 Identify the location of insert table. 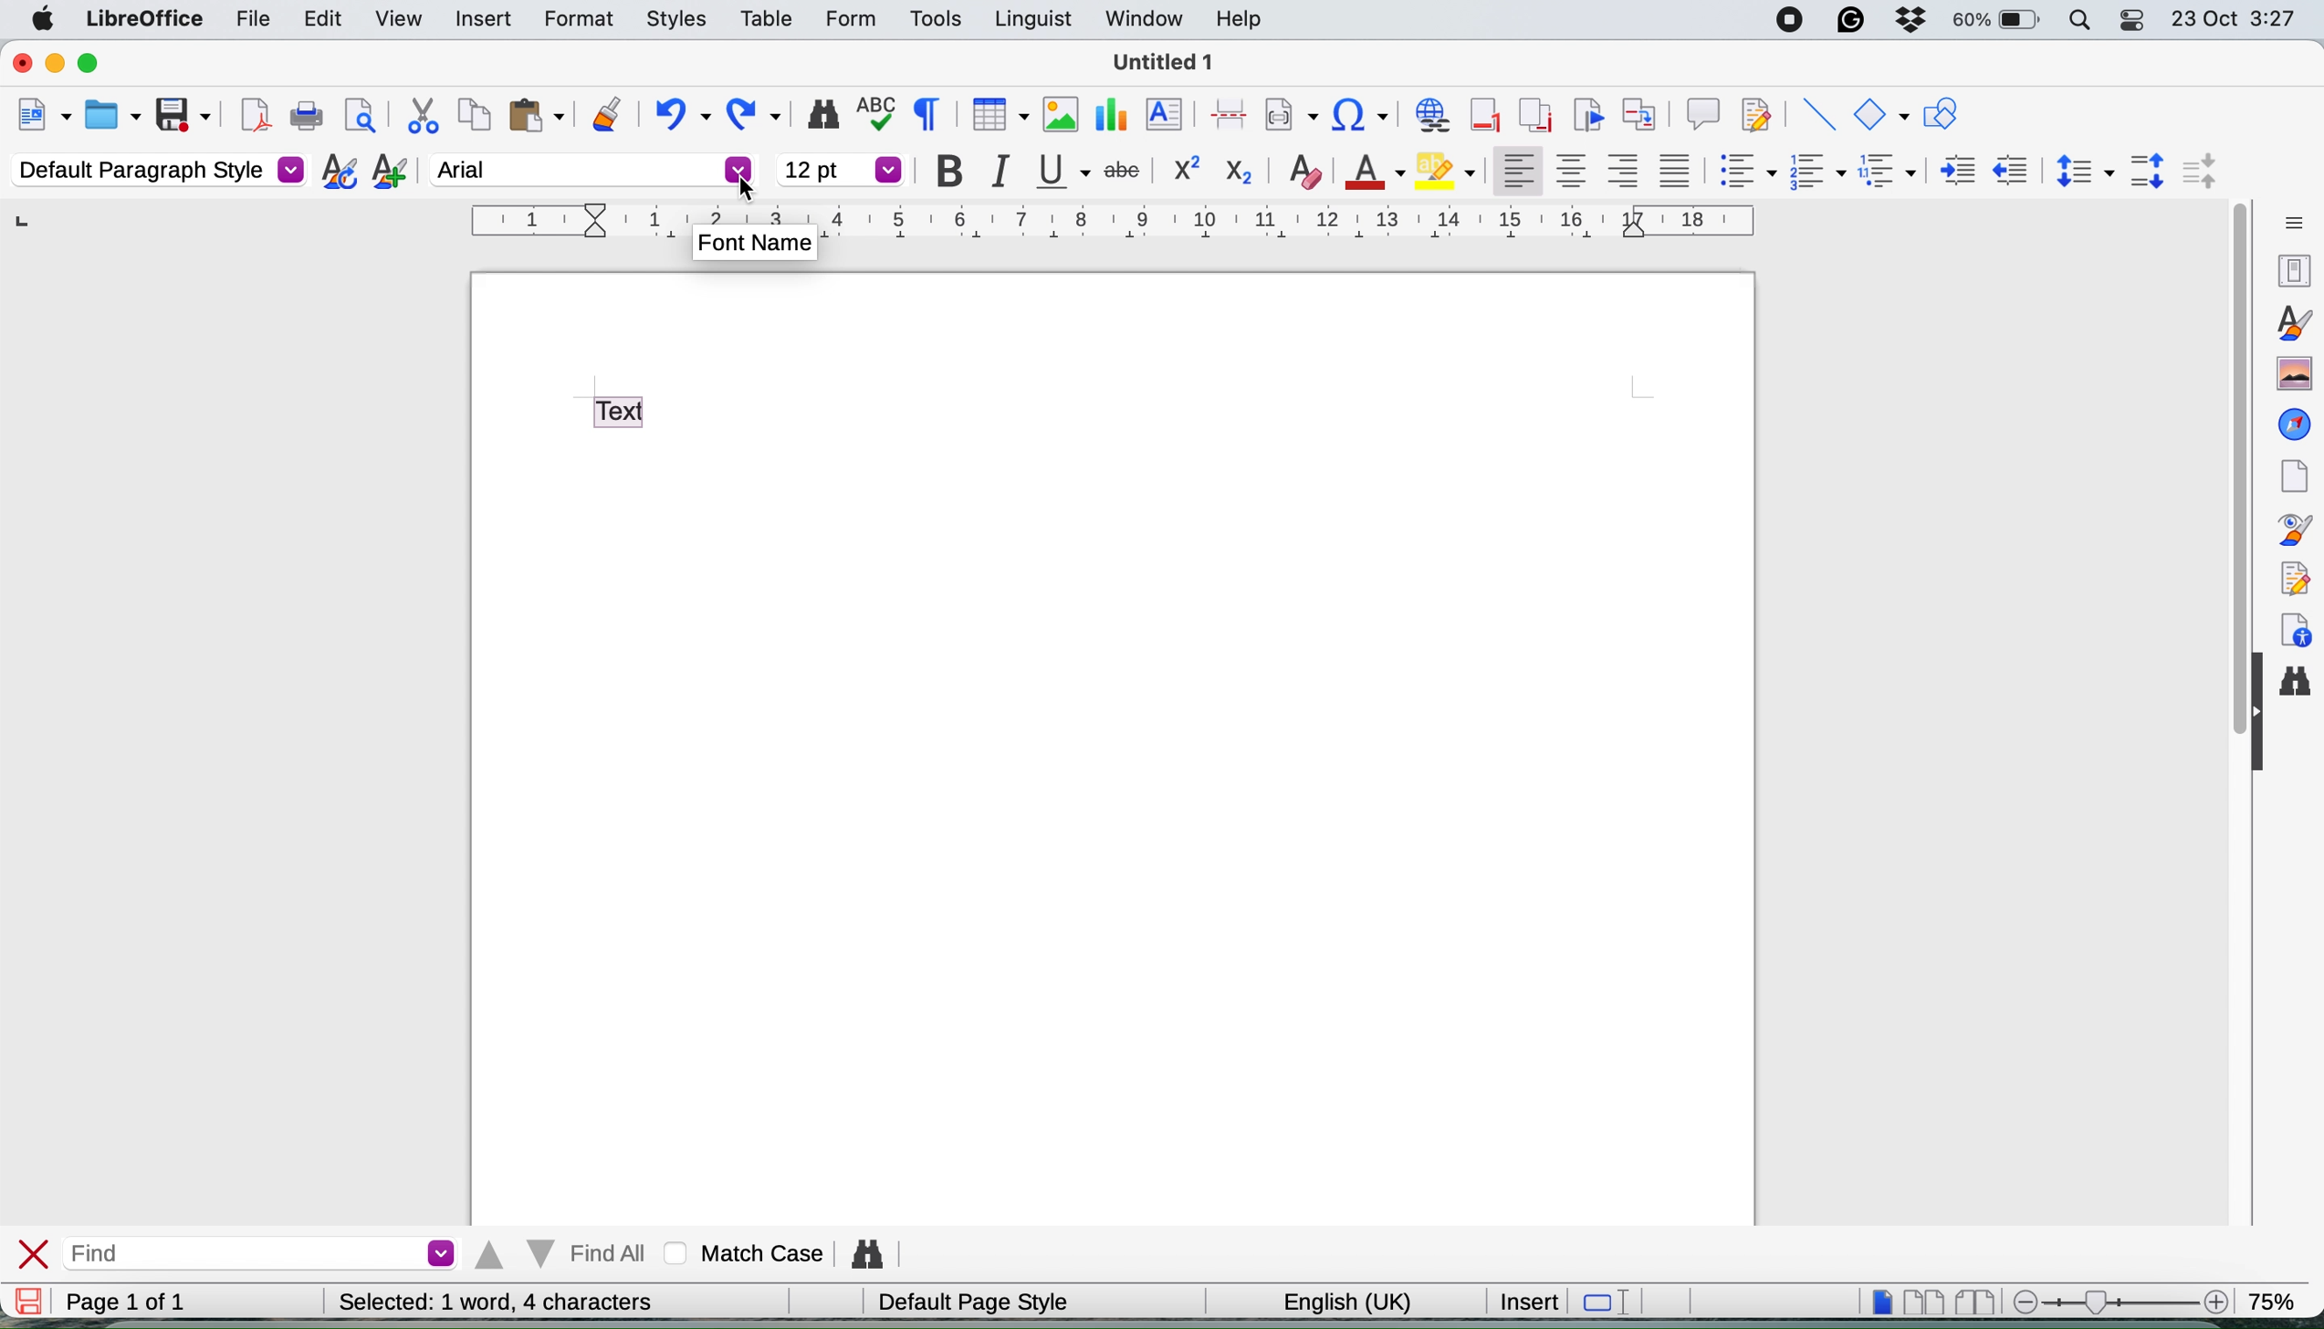
(996, 116).